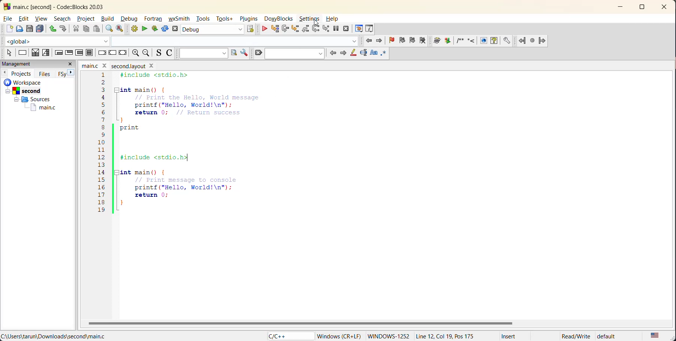 This screenshot has height=341, width=676. I want to click on build target, so click(212, 30).